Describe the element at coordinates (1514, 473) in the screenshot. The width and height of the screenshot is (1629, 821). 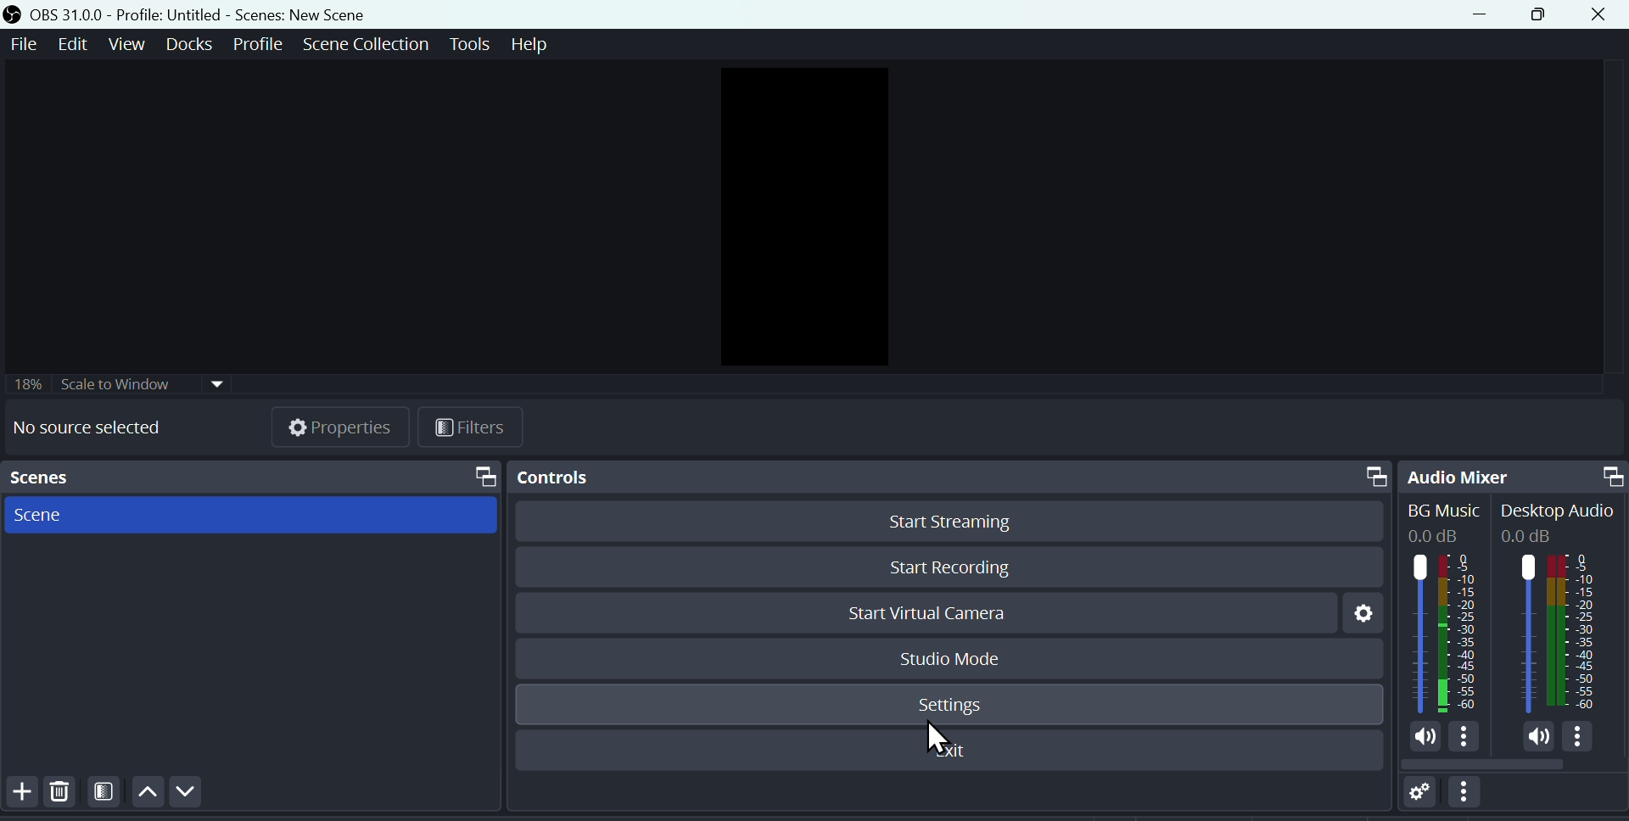
I see `Audio mixer` at that location.